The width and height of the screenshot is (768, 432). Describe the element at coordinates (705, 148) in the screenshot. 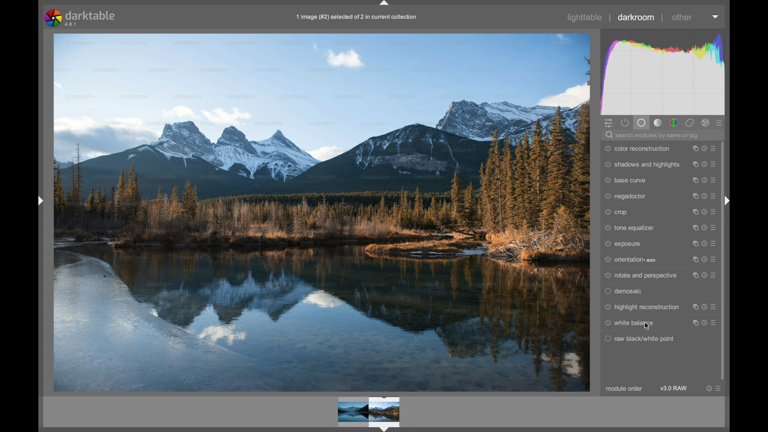

I see `reset parameters` at that location.